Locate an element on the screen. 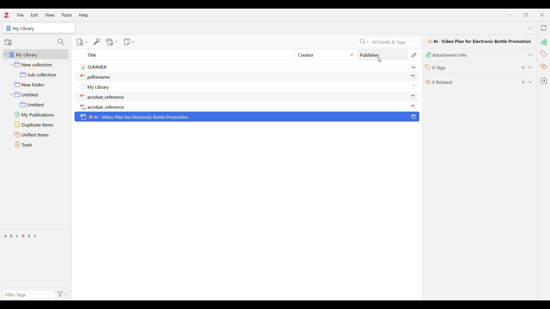  Related is located at coordinates (543, 67).